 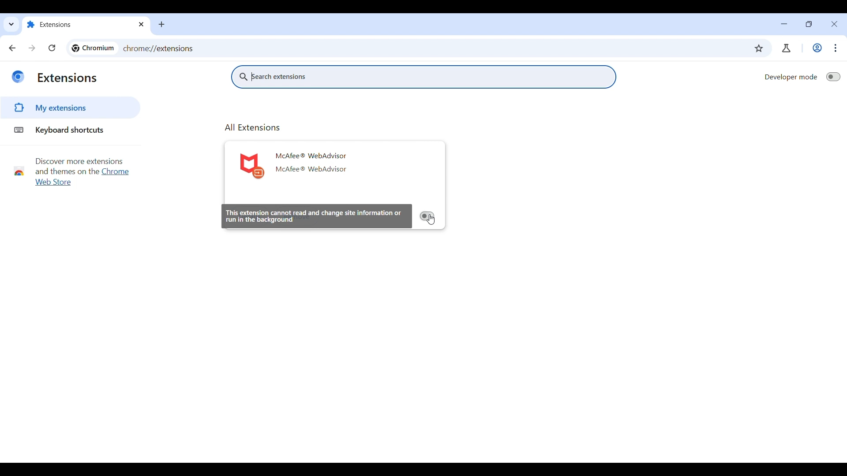 I want to click on All Extensions, so click(x=253, y=127).